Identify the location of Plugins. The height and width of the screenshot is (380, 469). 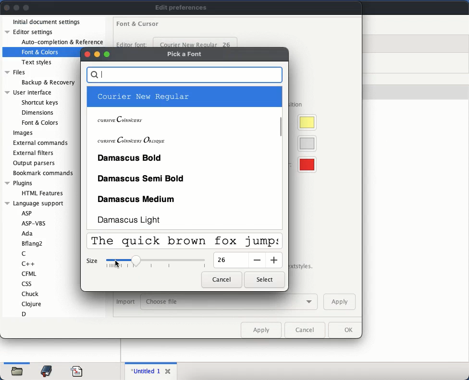
(19, 182).